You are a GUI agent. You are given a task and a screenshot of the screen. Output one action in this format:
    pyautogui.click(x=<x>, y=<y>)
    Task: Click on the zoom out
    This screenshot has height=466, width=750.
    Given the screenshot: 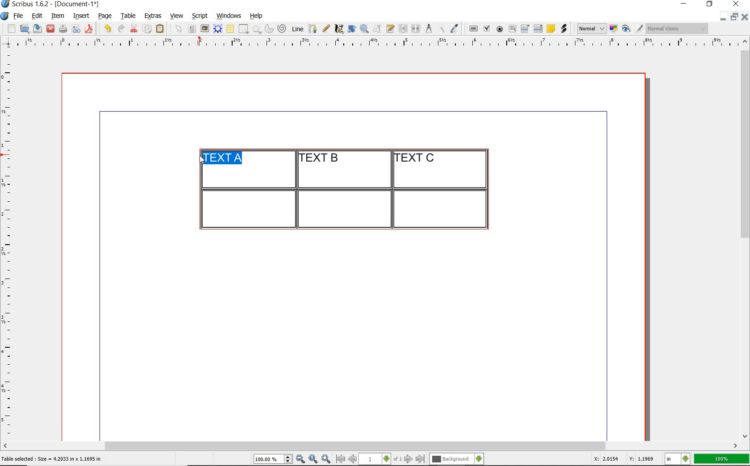 What is the action you would take?
    pyautogui.click(x=300, y=459)
    